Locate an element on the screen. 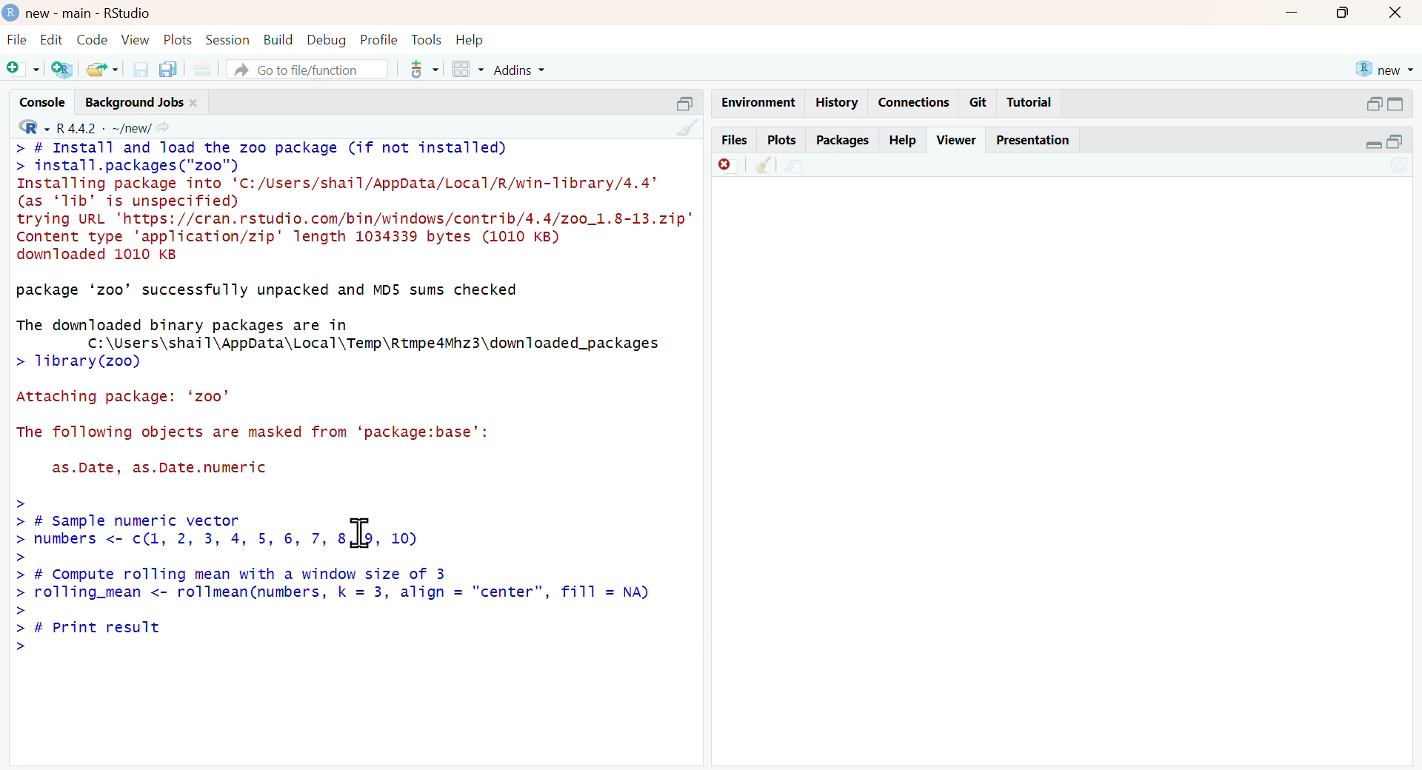 The width and height of the screenshot is (1422, 770). R 4.4.2 ~/new/ is located at coordinates (105, 127).